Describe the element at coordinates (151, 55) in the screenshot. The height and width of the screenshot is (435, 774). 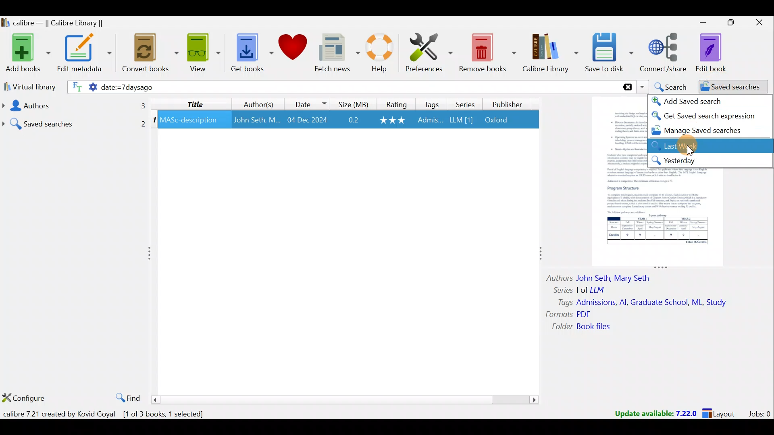
I see `Convert books` at that location.